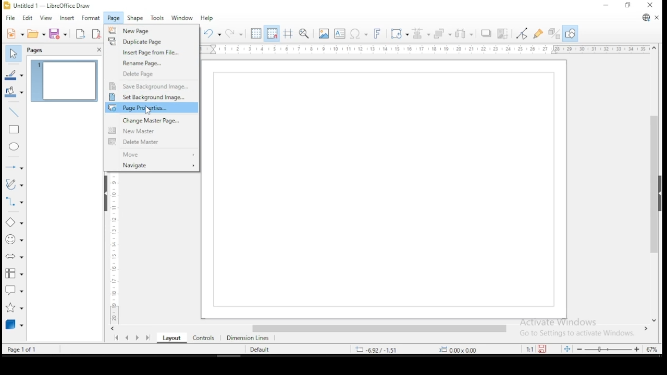 The height and width of the screenshot is (375, 667). I want to click on open, so click(35, 34).